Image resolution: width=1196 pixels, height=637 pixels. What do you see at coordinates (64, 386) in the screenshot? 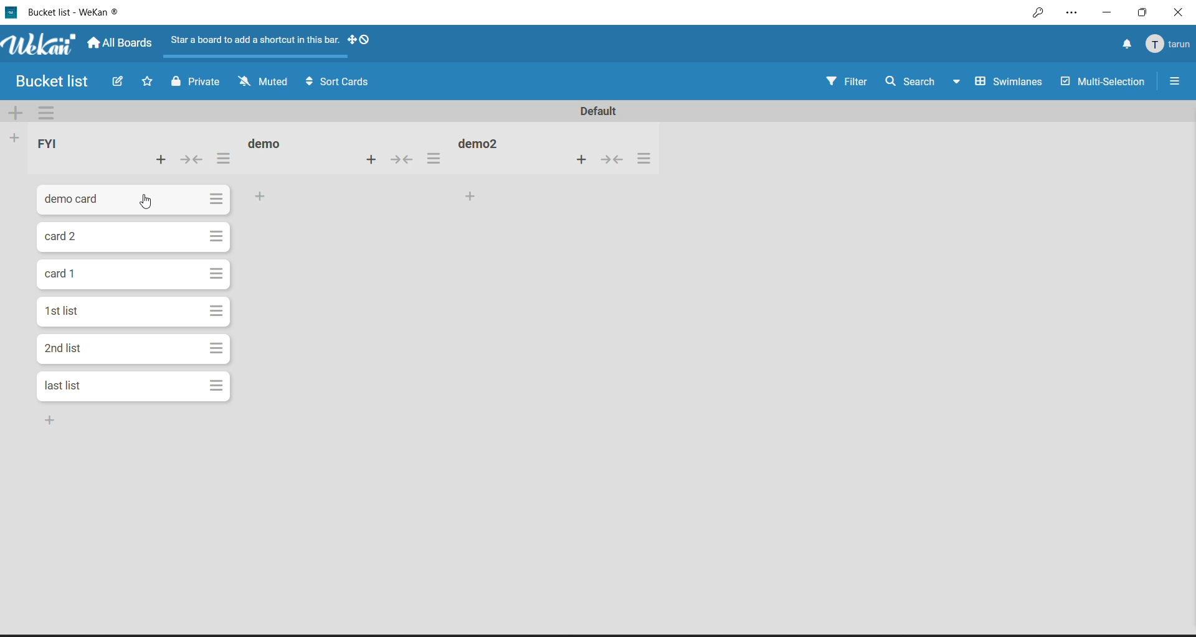
I see `card title` at bounding box center [64, 386].